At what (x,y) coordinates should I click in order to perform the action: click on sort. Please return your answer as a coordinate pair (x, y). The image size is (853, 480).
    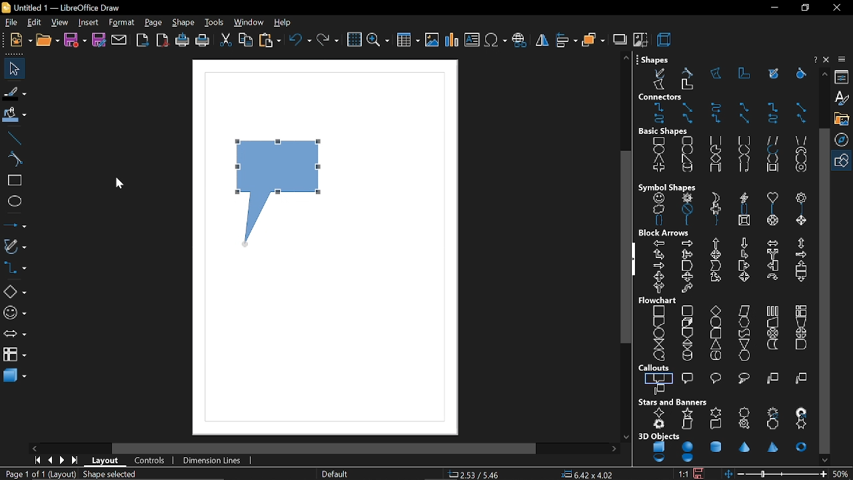
    Looking at the image, I should click on (686, 344).